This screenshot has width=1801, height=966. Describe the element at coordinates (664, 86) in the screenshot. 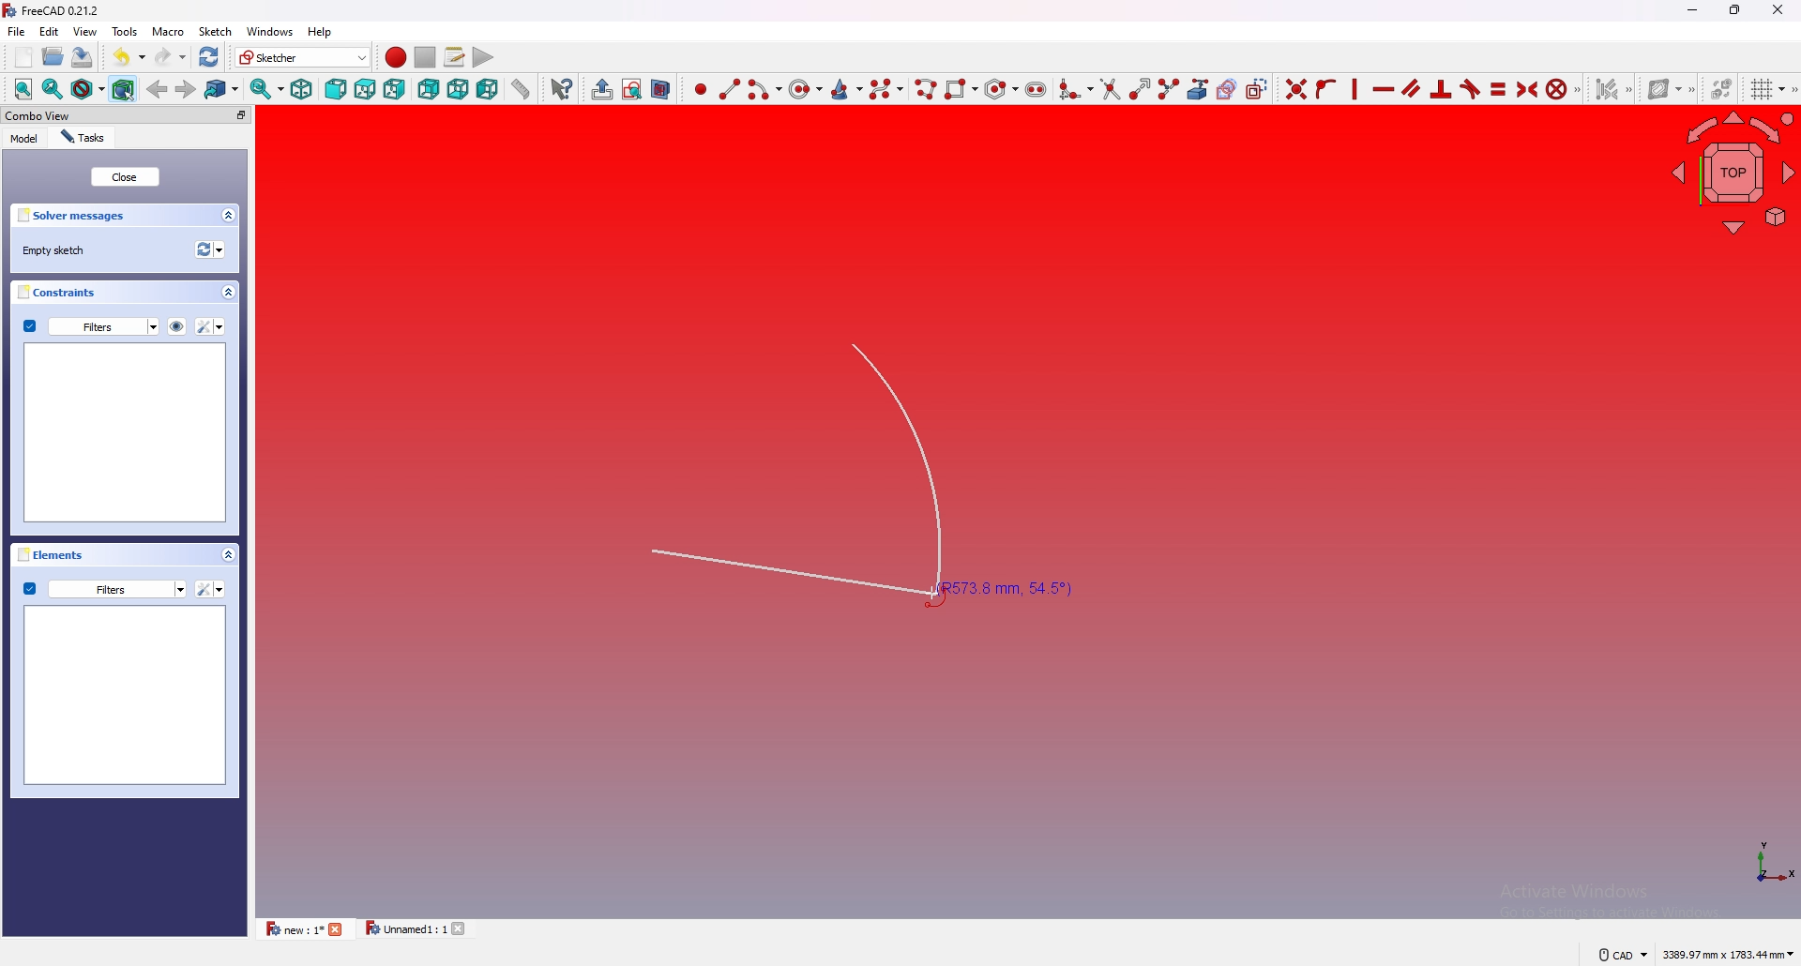

I see `view section` at that location.